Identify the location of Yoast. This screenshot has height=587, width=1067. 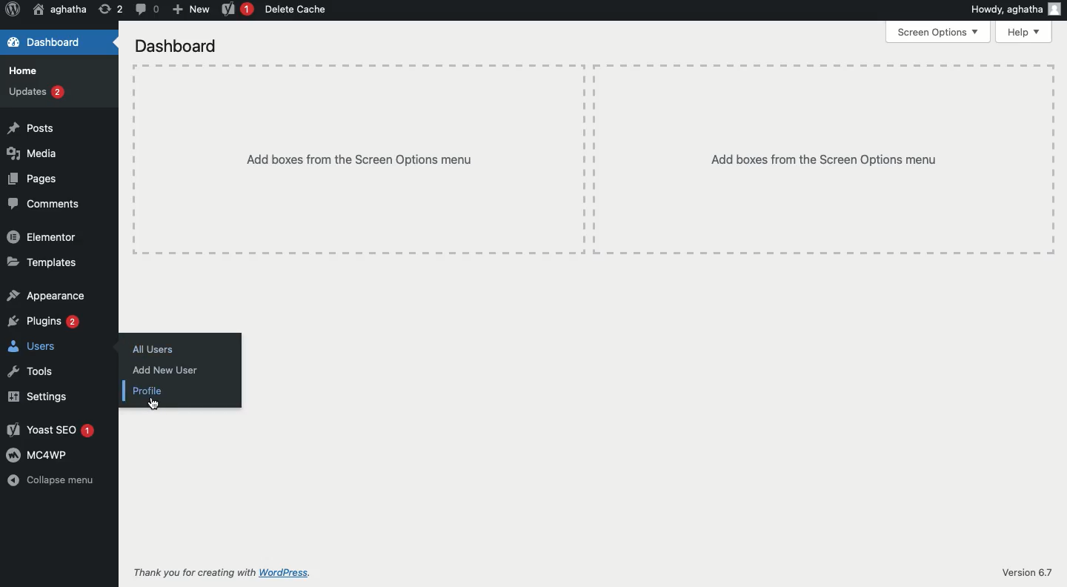
(238, 10).